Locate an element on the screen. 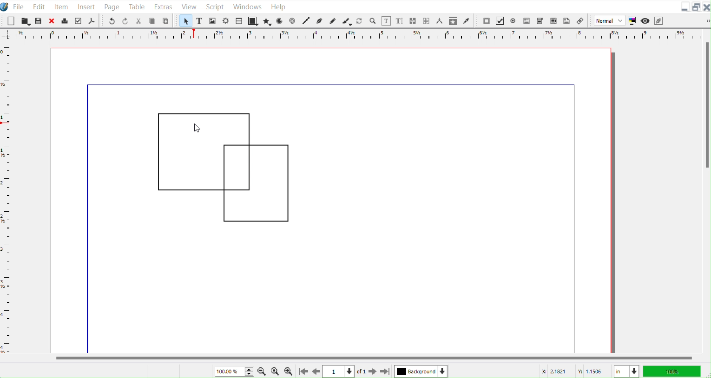  Y Co-ordinate is located at coordinates (592, 372).